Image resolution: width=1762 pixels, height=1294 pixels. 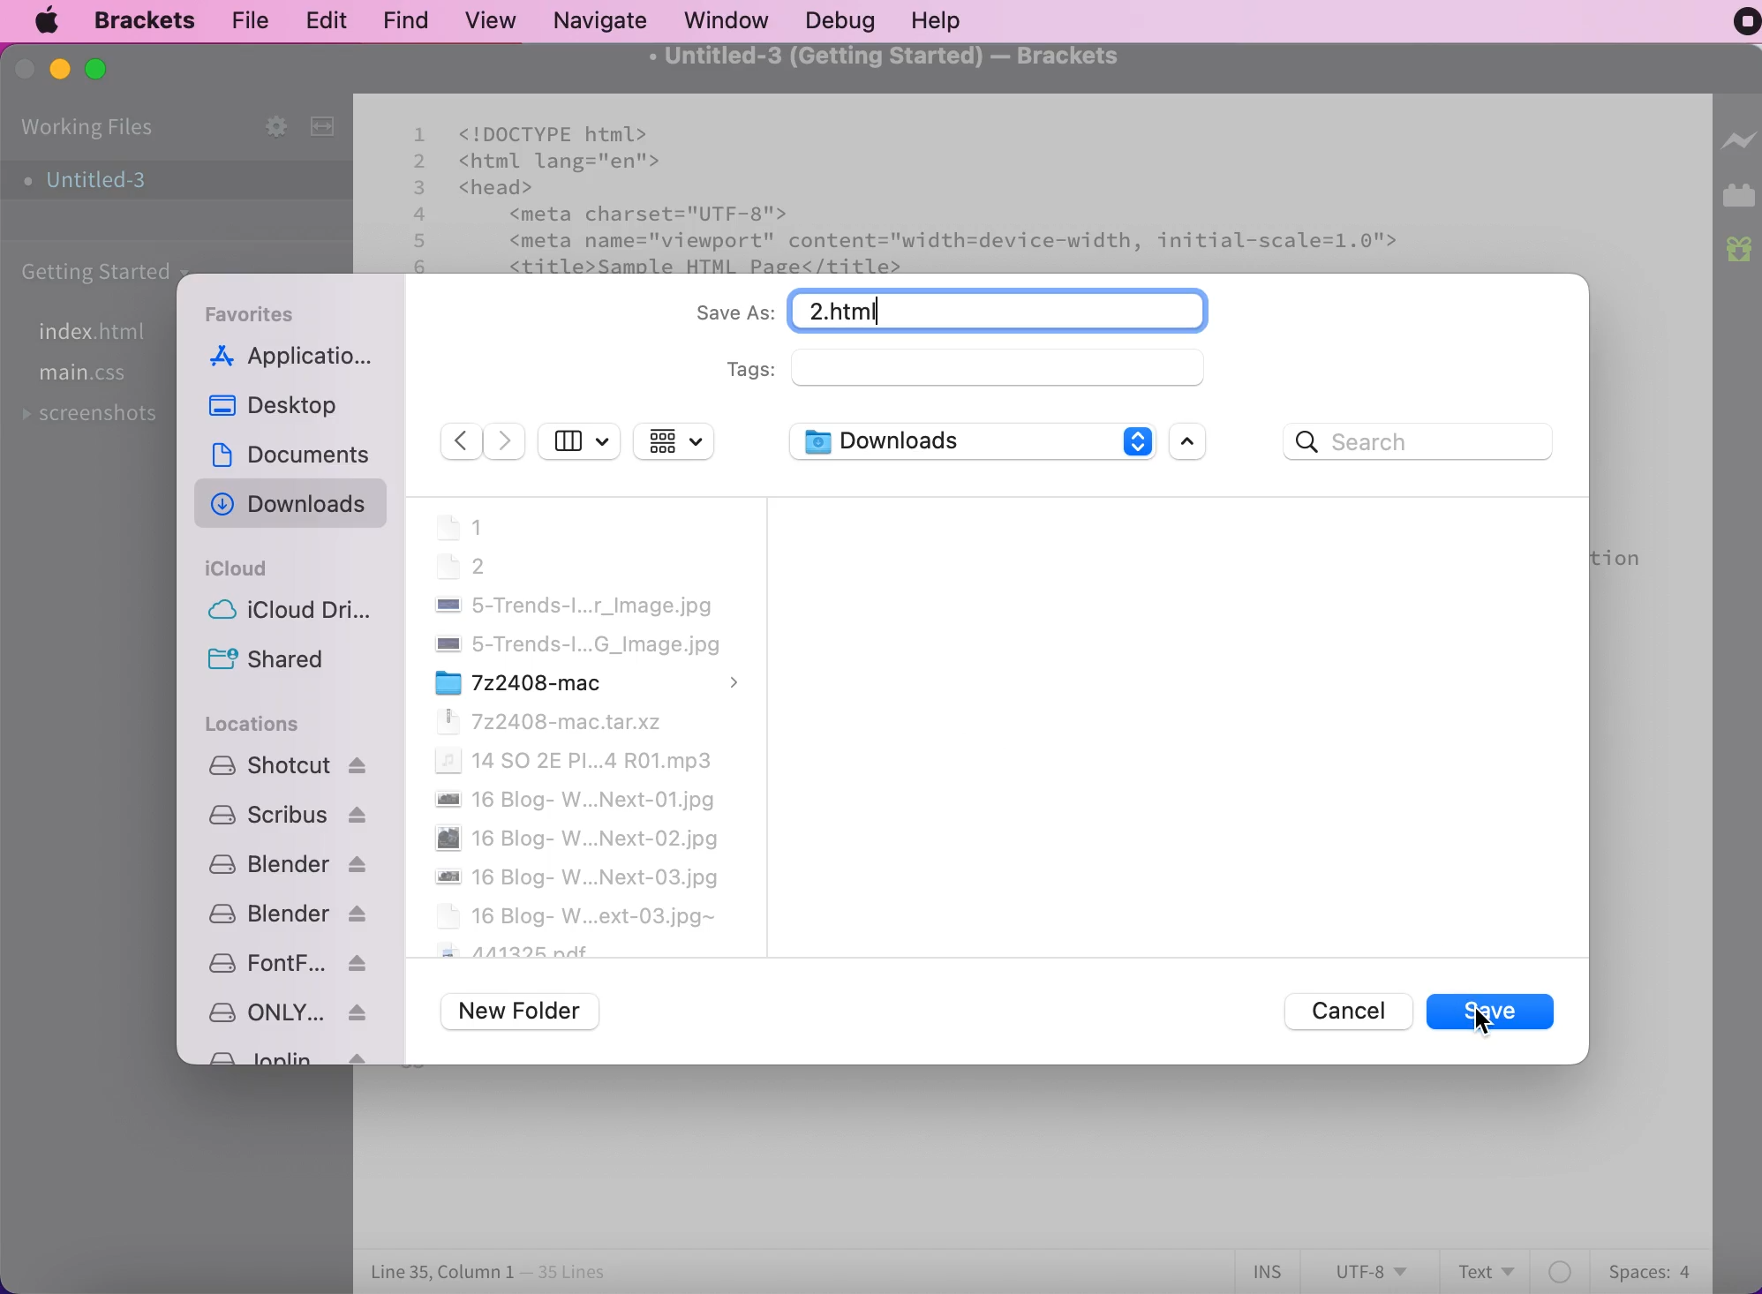 I want to click on untitled-3 (getting started) - brackets, so click(x=911, y=64).